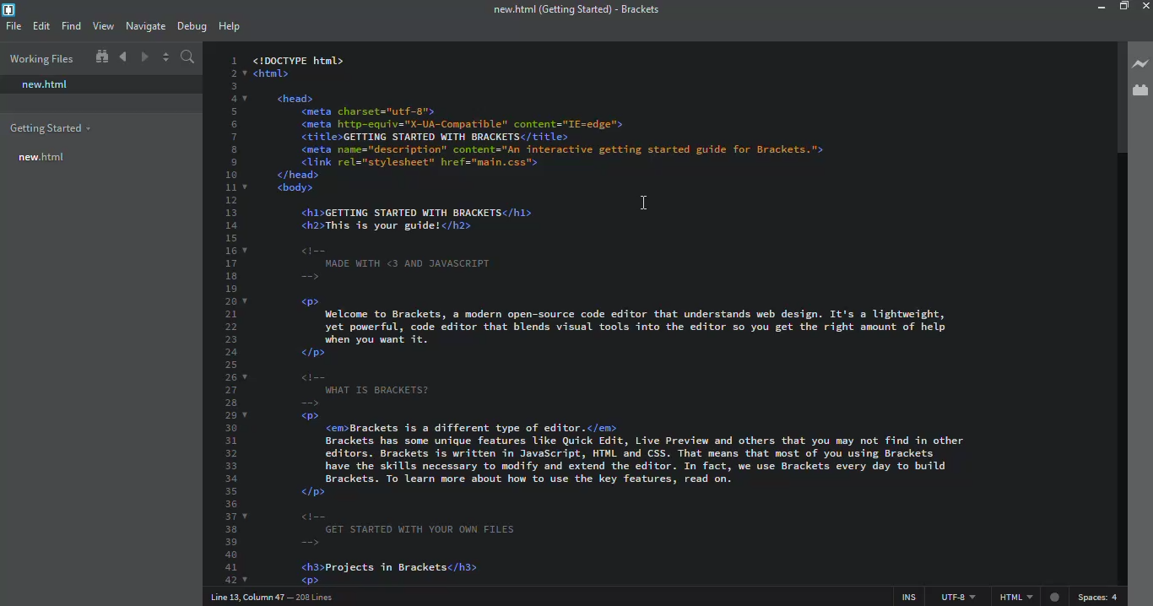 This screenshot has height=606, width=1153. Describe the element at coordinates (14, 25) in the screenshot. I see `file` at that location.